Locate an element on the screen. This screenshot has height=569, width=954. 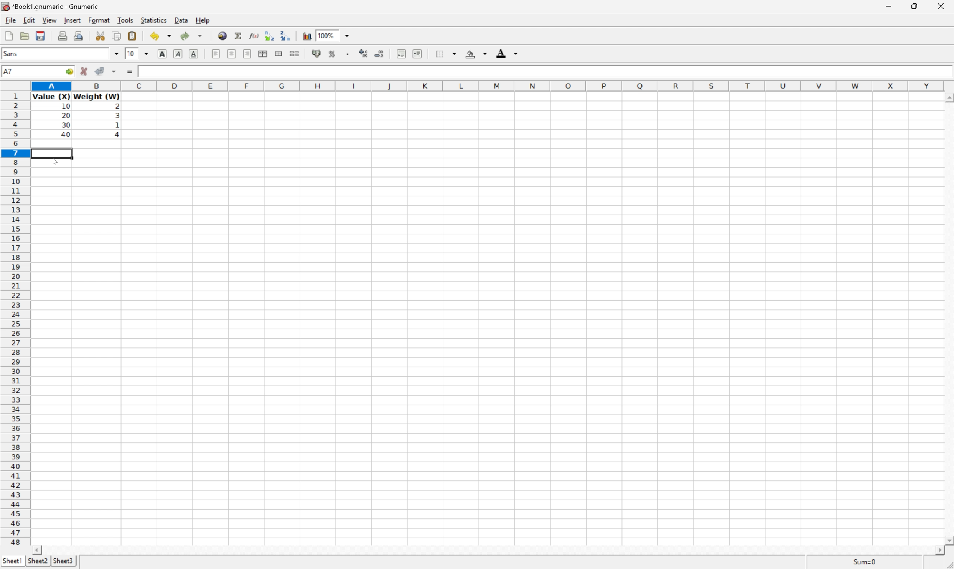
Cut selection is located at coordinates (100, 36).